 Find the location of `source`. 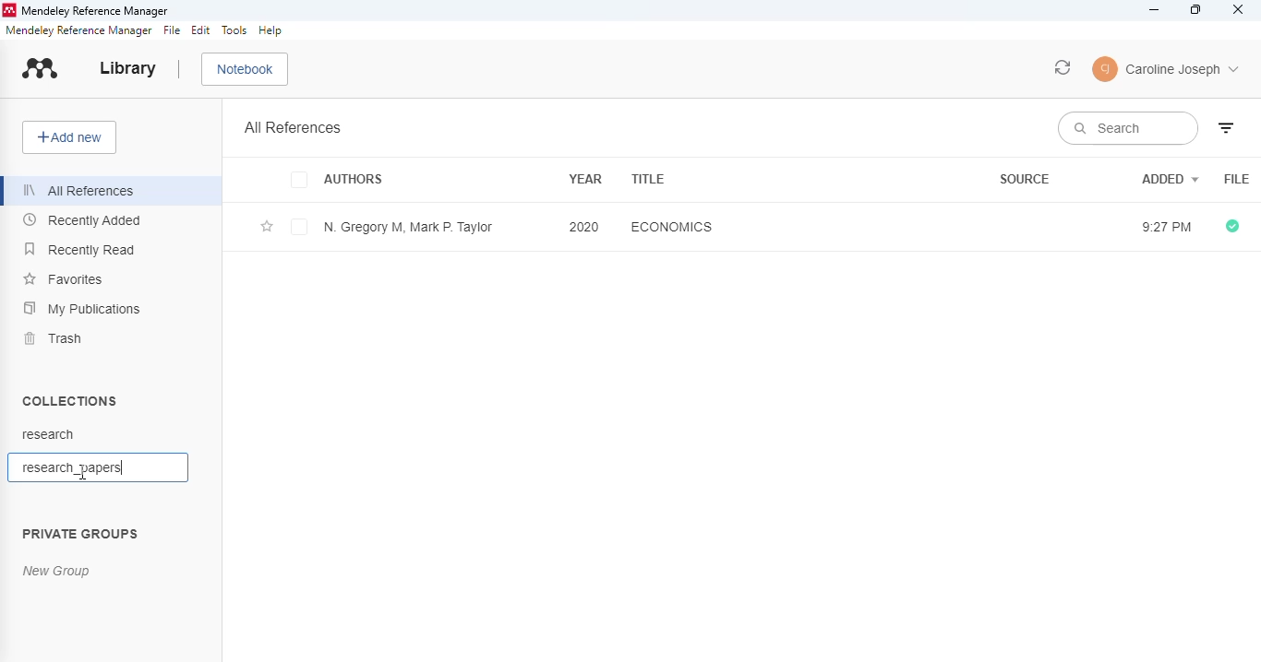

source is located at coordinates (1025, 179).